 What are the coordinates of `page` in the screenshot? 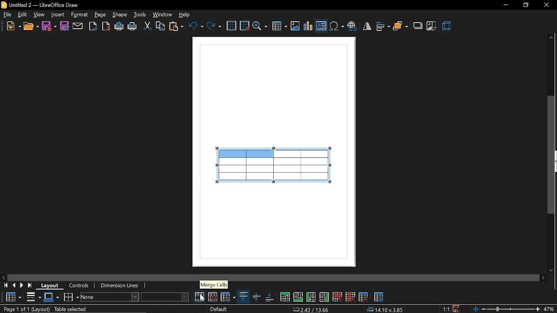 It's located at (100, 13).